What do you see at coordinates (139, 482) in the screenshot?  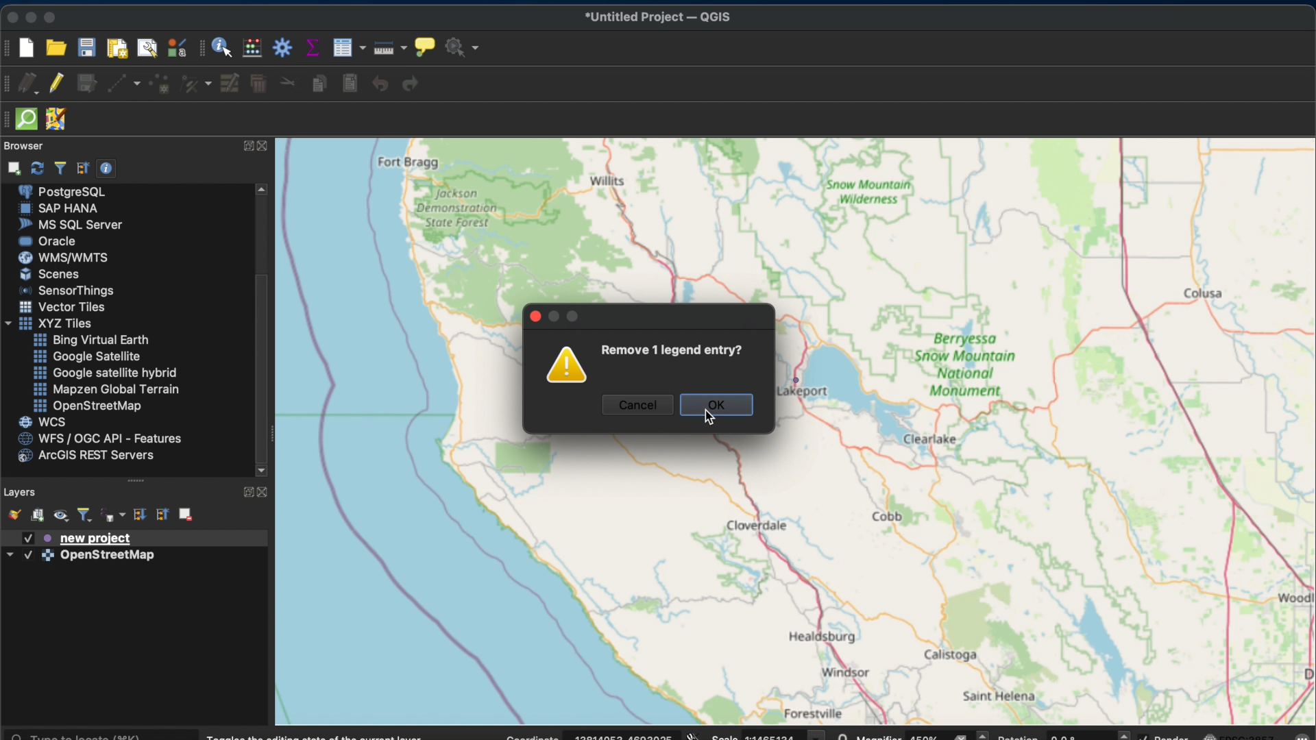 I see `drag handle` at bounding box center [139, 482].